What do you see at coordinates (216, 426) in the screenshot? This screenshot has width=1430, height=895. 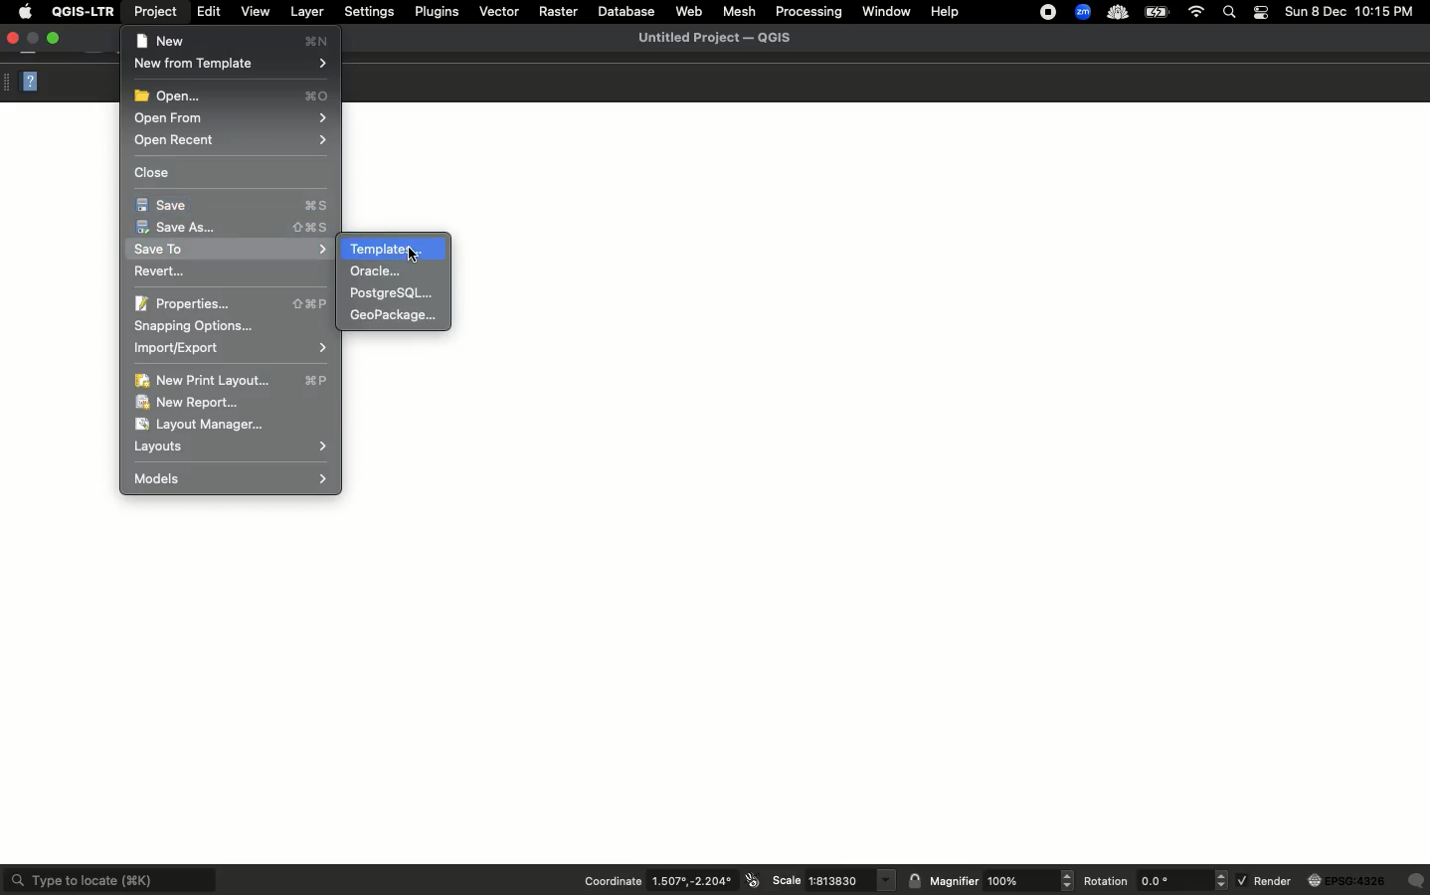 I see `Layout manager` at bounding box center [216, 426].